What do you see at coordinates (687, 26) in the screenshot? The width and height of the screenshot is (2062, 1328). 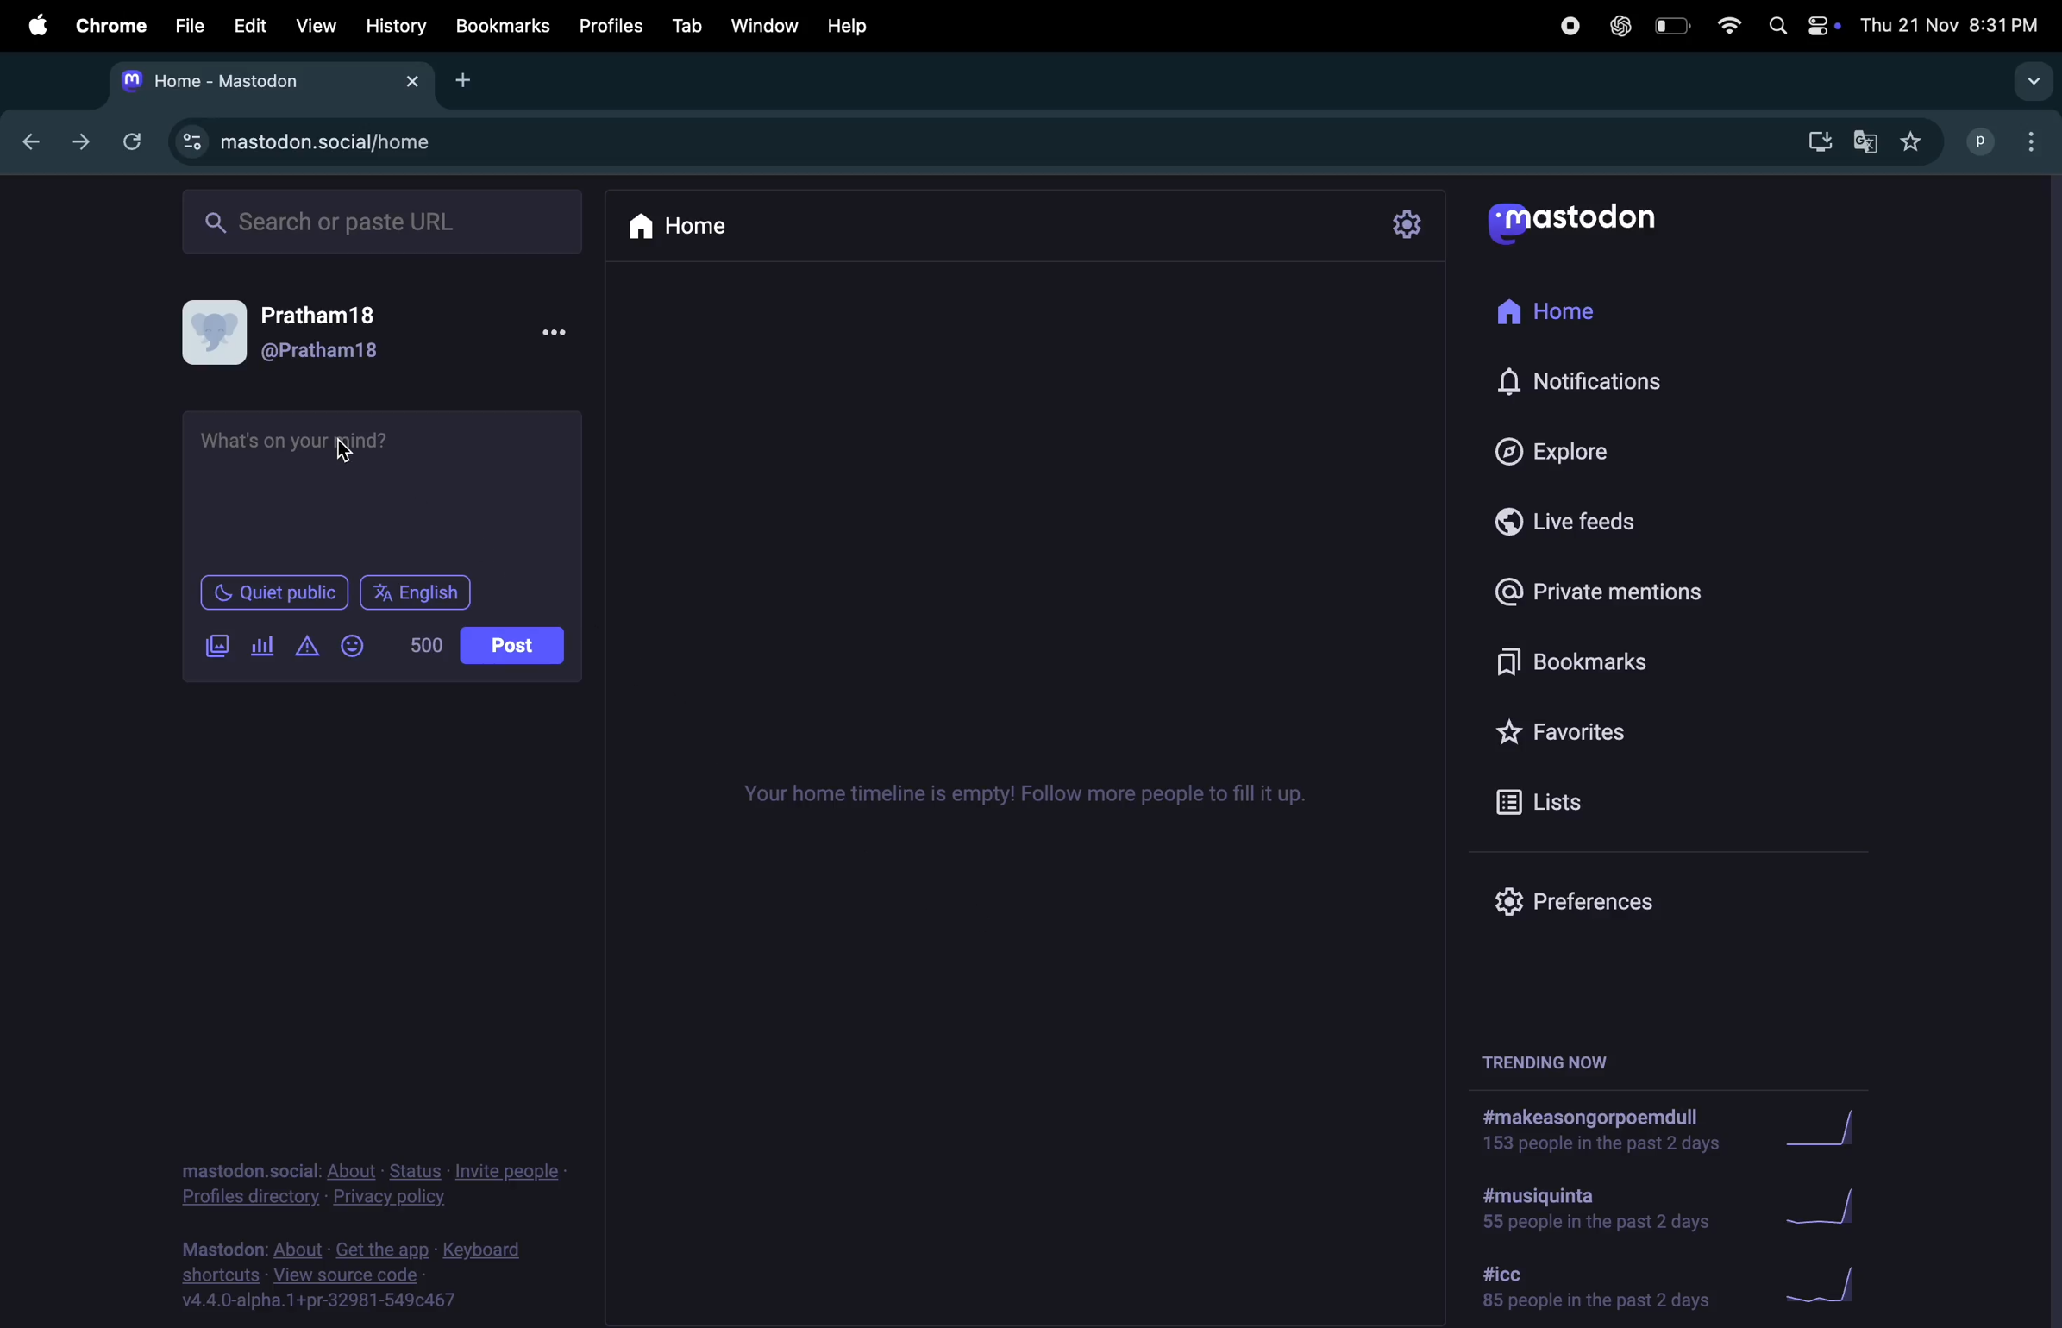 I see `tab` at bounding box center [687, 26].